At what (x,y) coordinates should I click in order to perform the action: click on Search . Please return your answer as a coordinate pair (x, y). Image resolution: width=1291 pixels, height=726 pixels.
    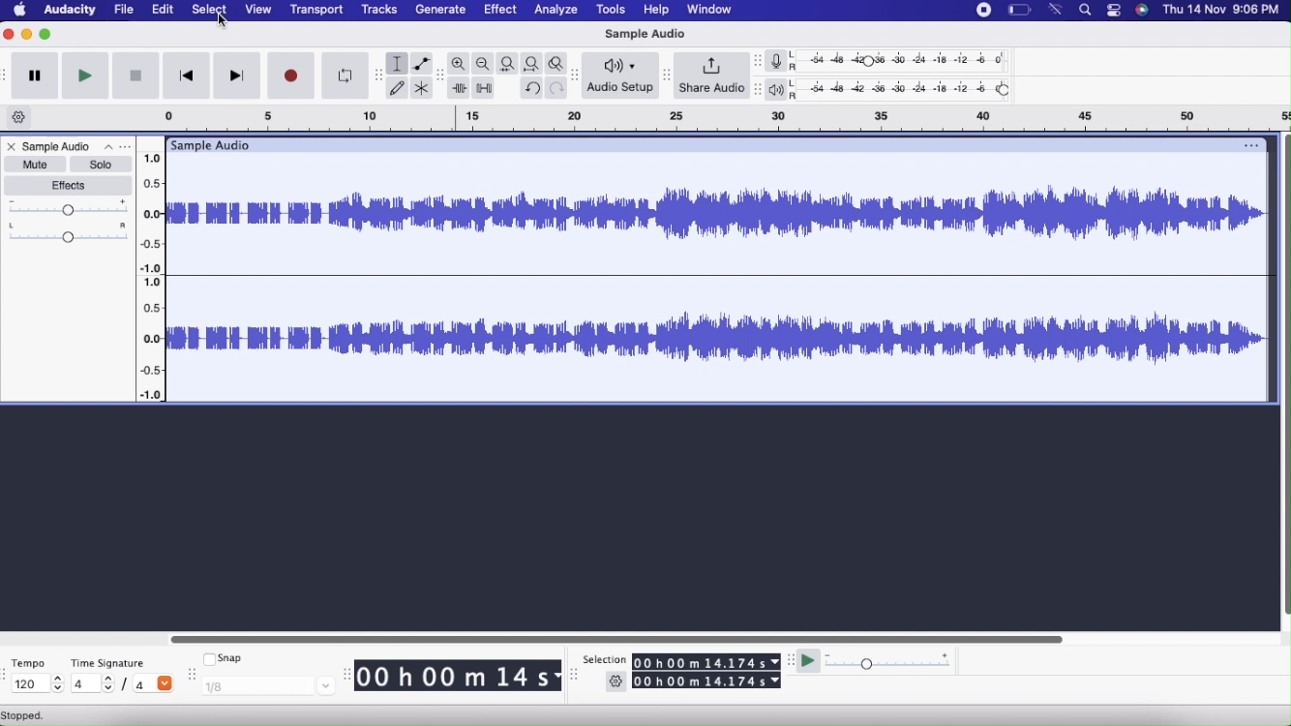
    Looking at the image, I should click on (1089, 11).